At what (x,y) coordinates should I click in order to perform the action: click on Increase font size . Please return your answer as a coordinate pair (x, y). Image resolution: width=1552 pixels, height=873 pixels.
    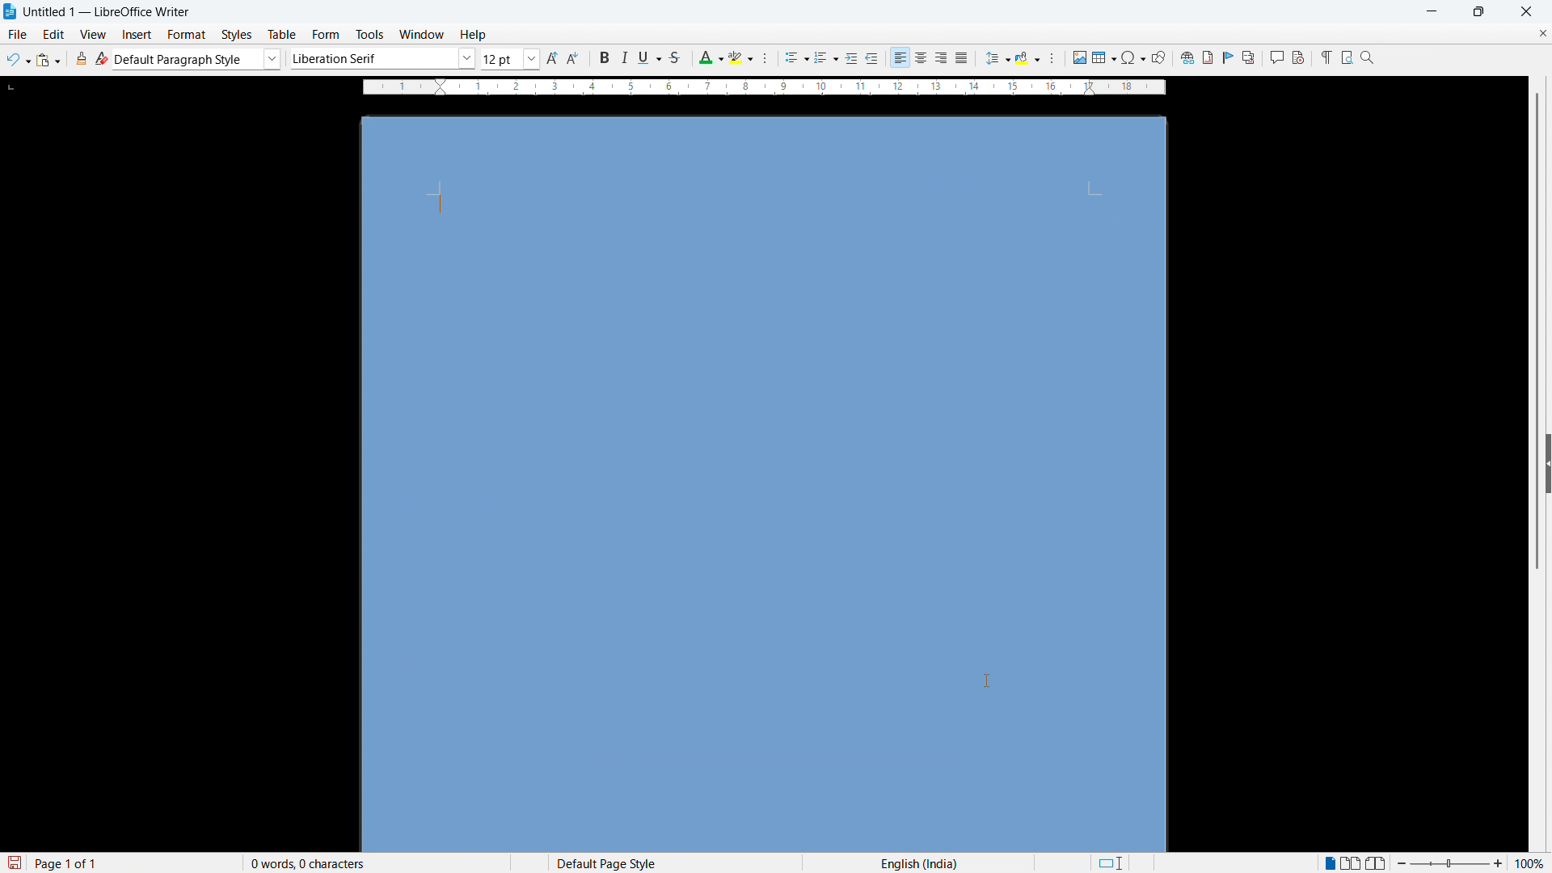
    Looking at the image, I should click on (553, 58).